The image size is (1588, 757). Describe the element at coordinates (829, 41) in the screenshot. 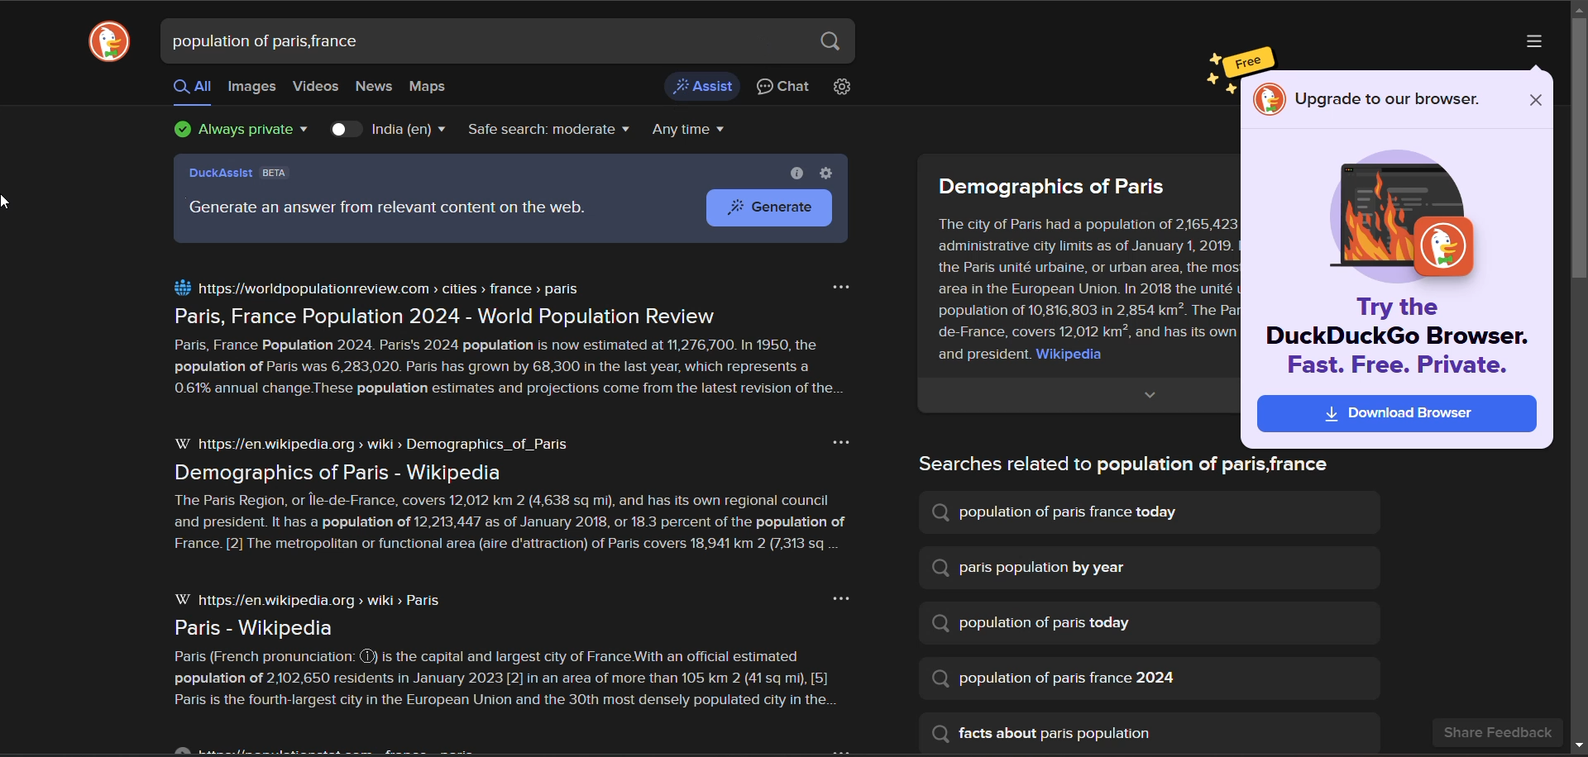

I see `search button` at that location.